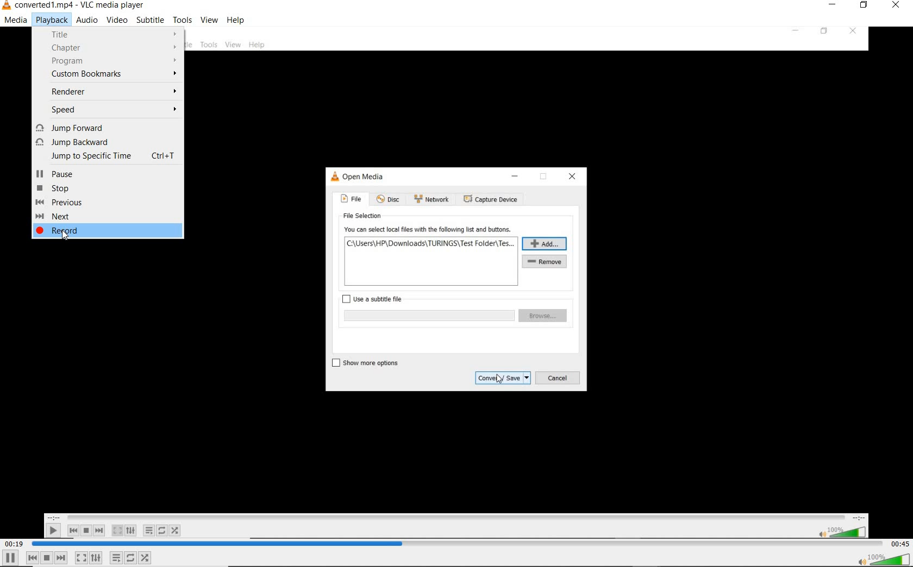  What do you see at coordinates (52, 20) in the screenshot?
I see `playback` at bounding box center [52, 20].